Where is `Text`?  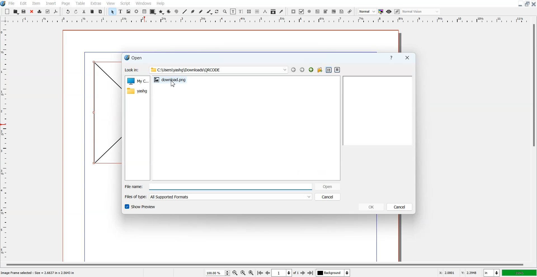
Text is located at coordinates (133, 58).